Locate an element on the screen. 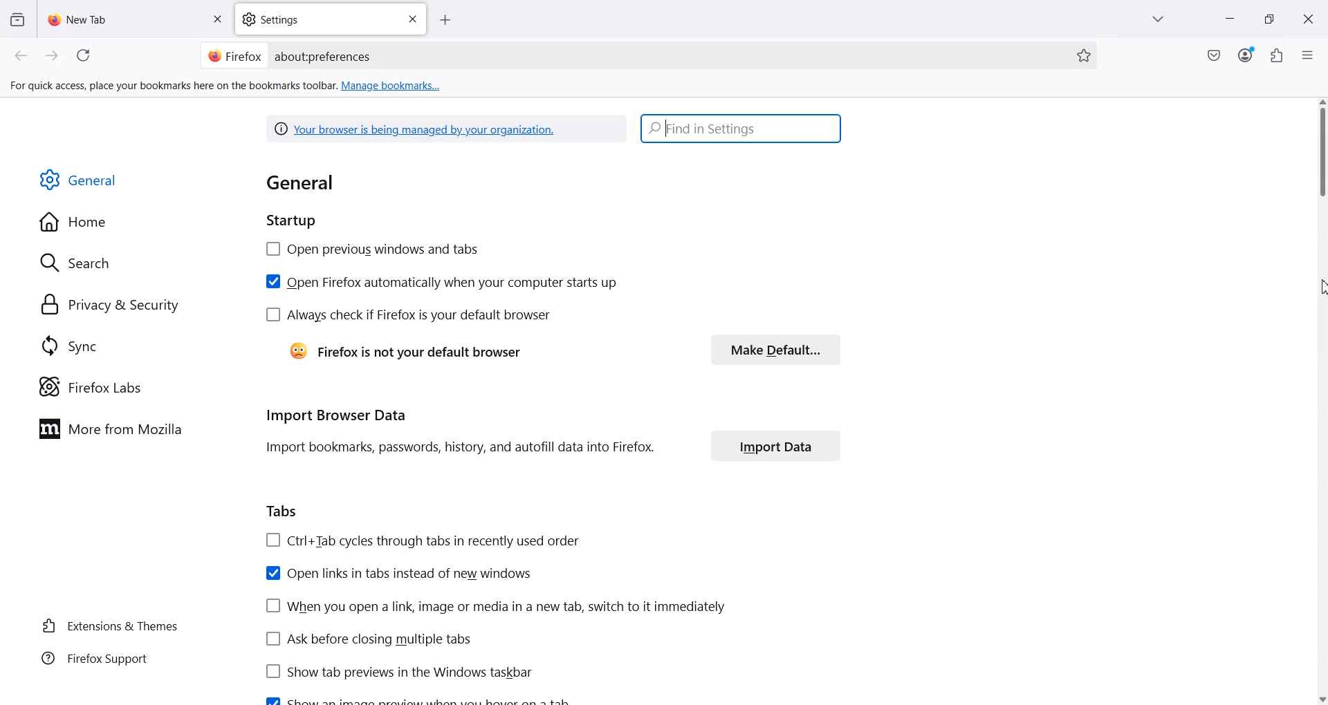 The height and width of the screenshot is (705, 1328). Backward is located at coordinates (22, 56).